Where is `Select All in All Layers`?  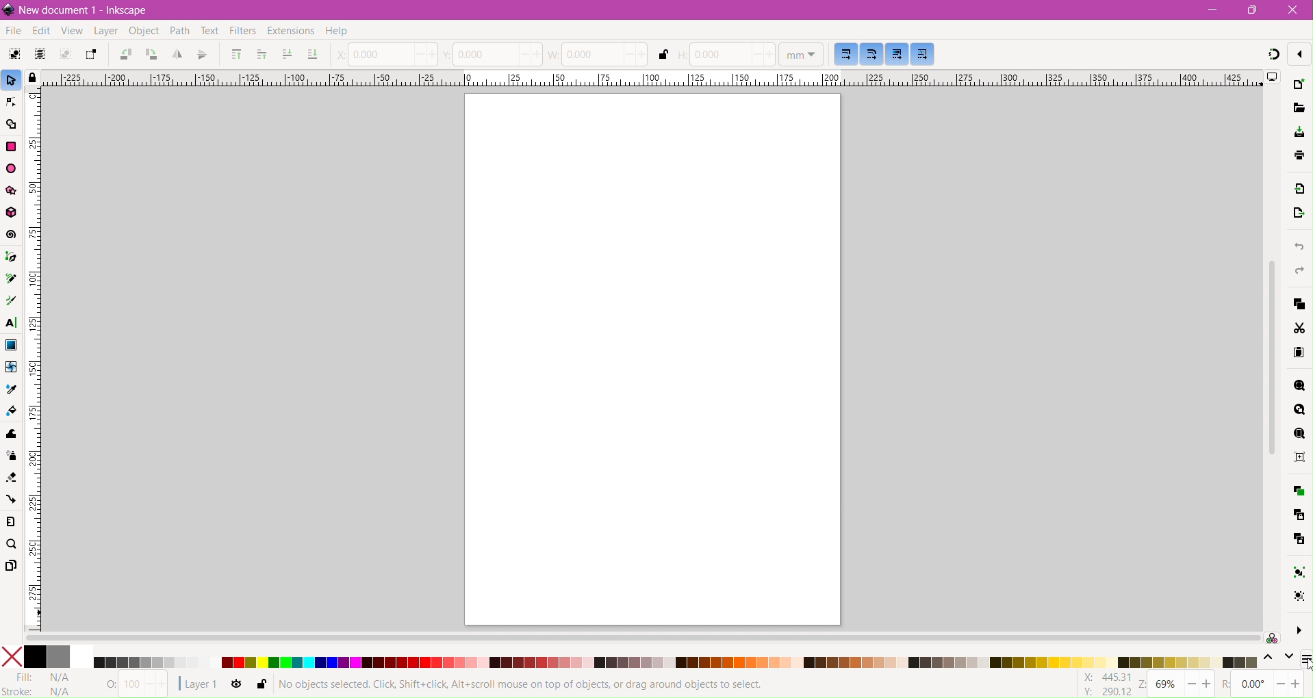
Select All in All Layers is located at coordinates (39, 55).